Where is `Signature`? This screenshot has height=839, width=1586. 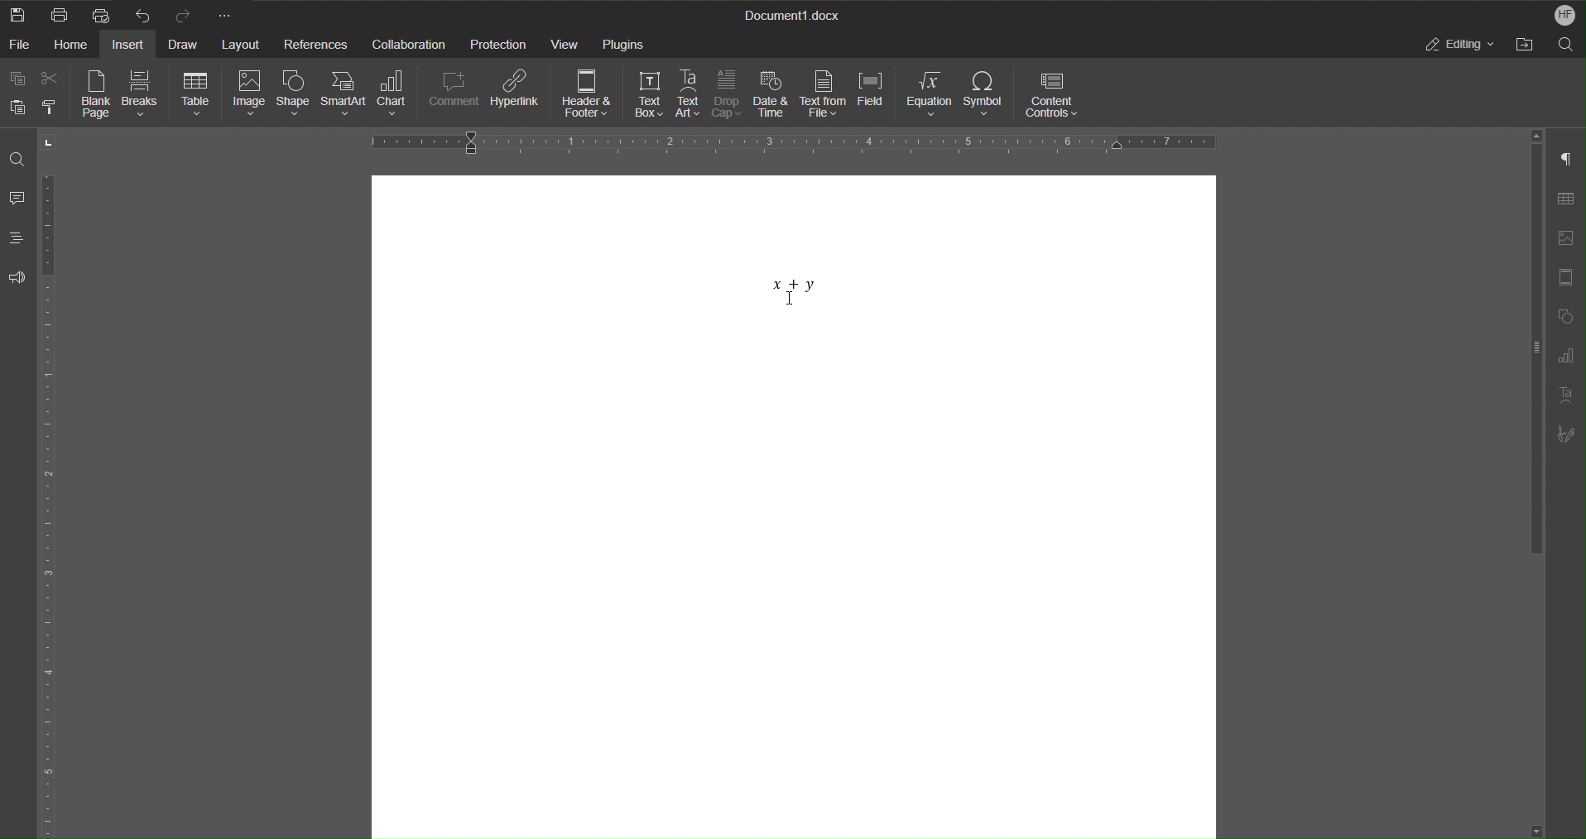 Signature is located at coordinates (1563, 434).